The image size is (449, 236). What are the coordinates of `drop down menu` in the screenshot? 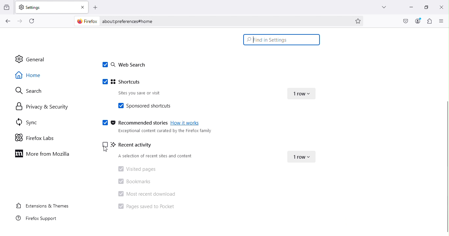 It's located at (303, 156).